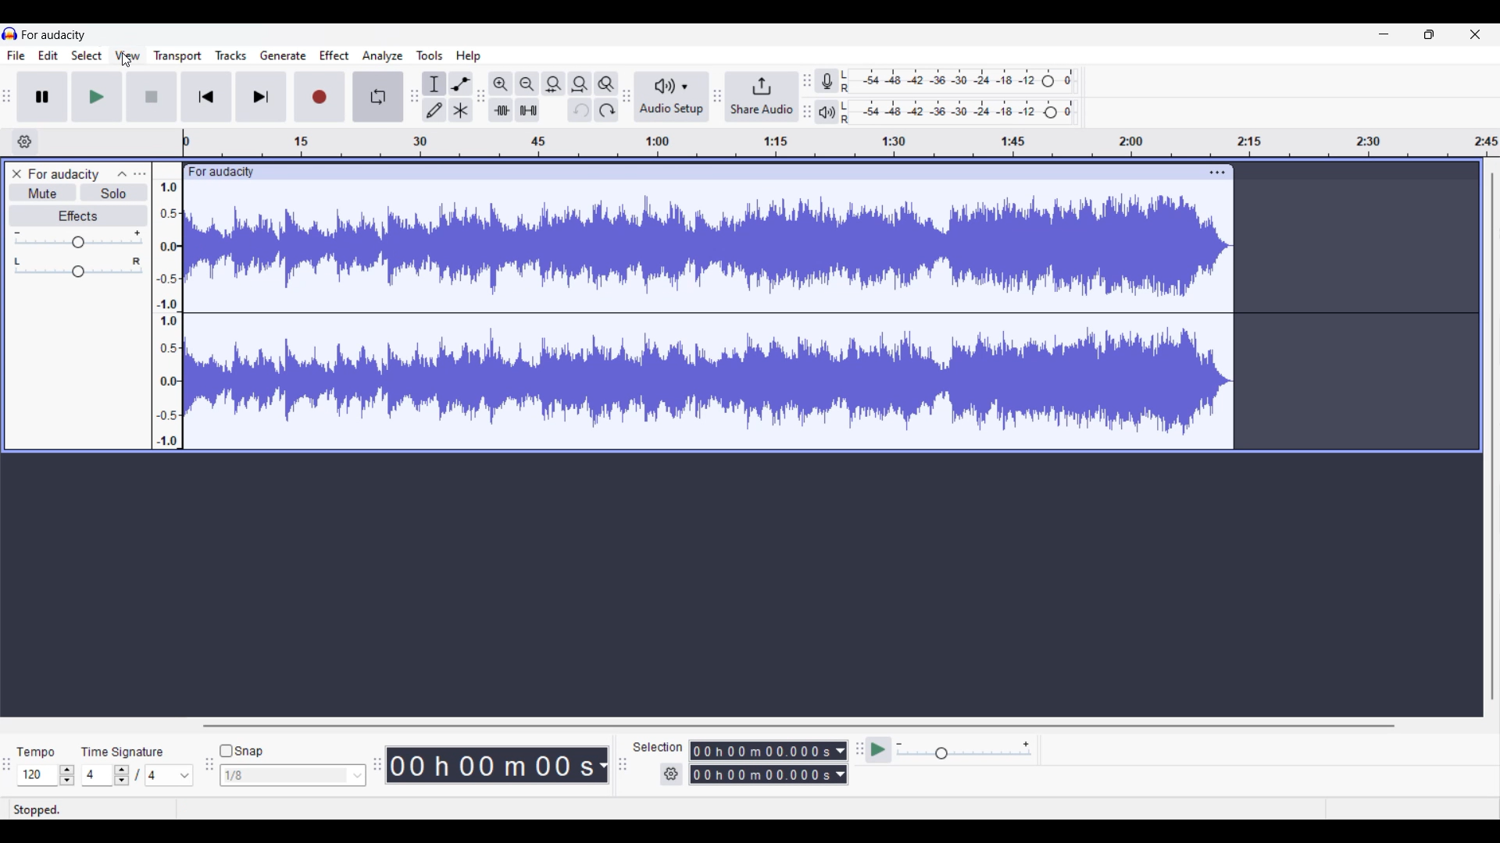  I want to click on Mute, so click(42, 192).